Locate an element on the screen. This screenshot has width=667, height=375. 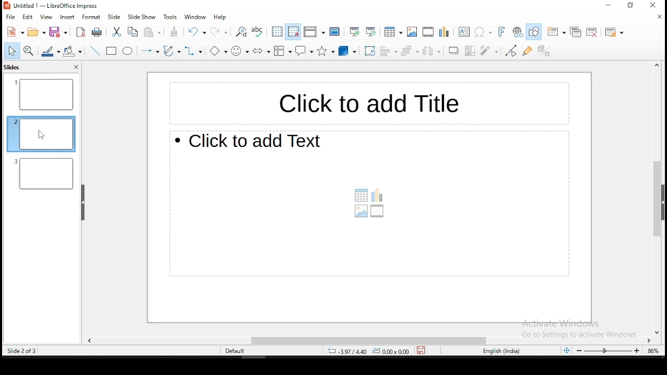
spell check is located at coordinates (257, 32).